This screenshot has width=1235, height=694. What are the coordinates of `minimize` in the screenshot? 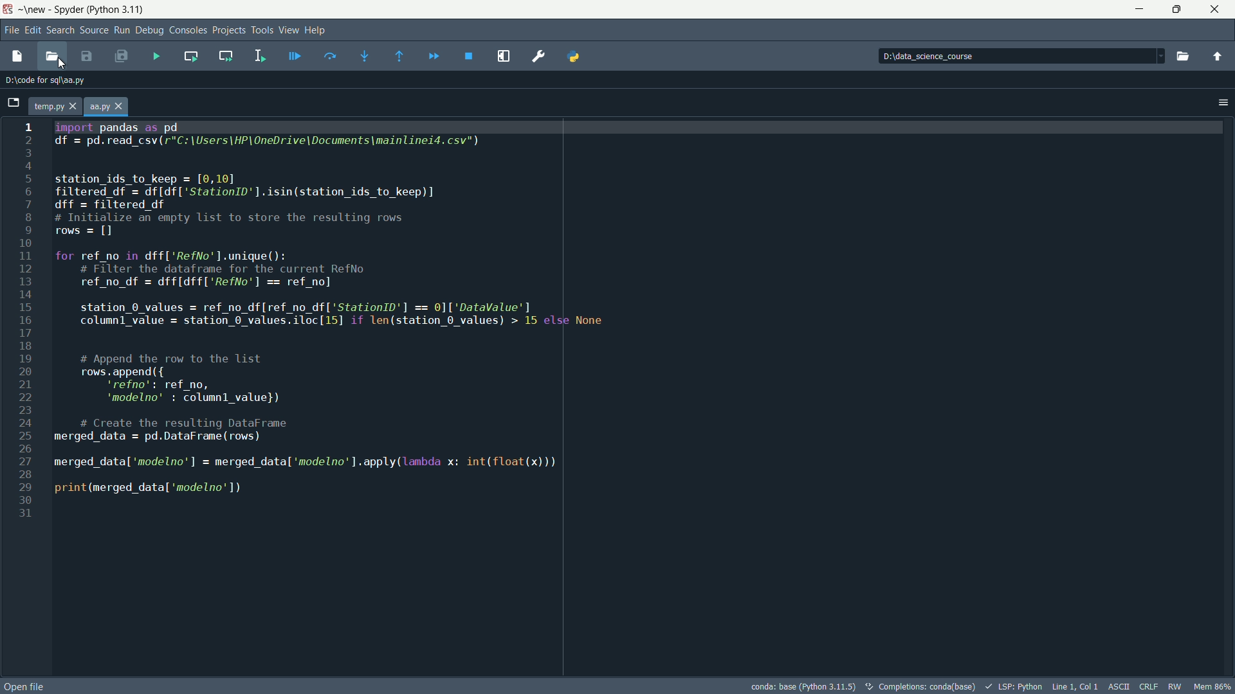 It's located at (1140, 8).